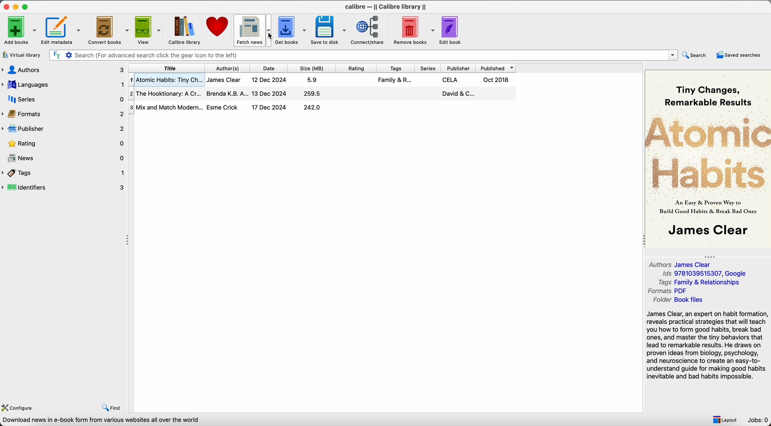  I want to click on click on fetch news options, so click(252, 31).